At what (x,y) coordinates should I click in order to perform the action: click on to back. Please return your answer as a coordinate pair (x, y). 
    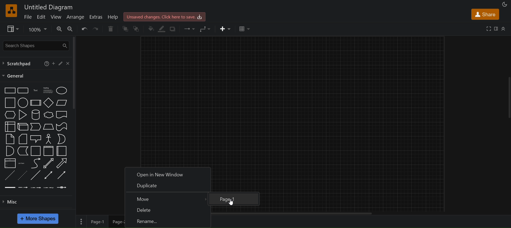
    Looking at the image, I should click on (138, 29).